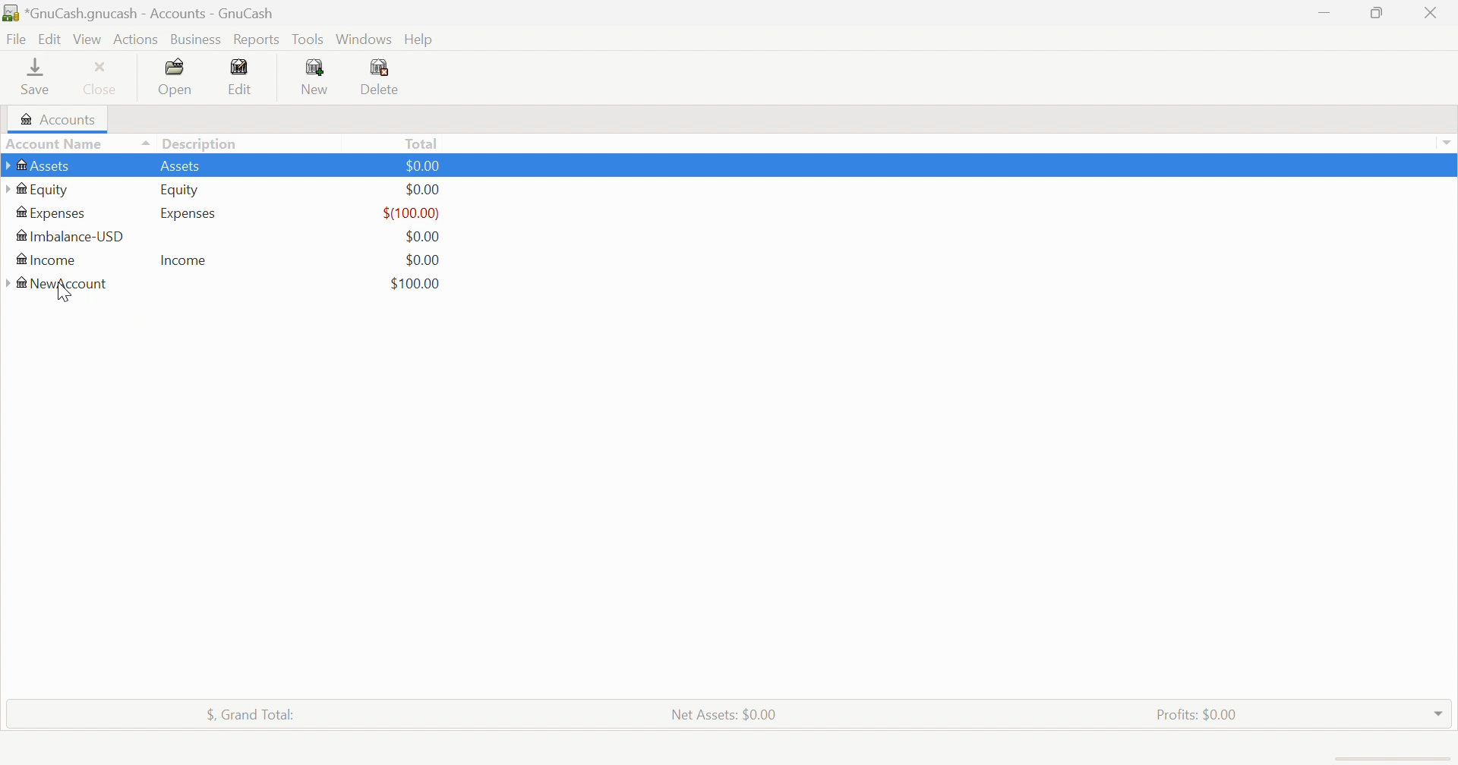 The width and height of the screenshot is (1458, 765). I want to click on Close, so click(101, 81).